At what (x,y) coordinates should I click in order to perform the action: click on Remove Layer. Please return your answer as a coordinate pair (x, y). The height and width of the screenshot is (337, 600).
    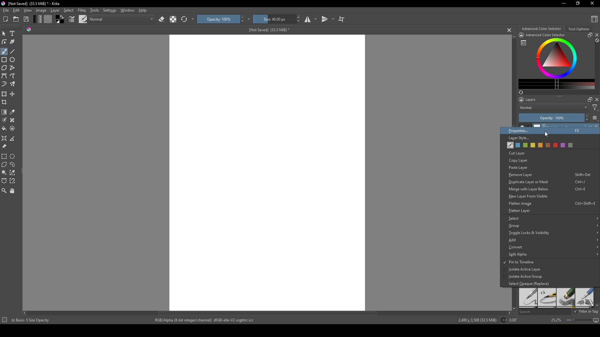
    Looking at the image, I should click on (548, 175).